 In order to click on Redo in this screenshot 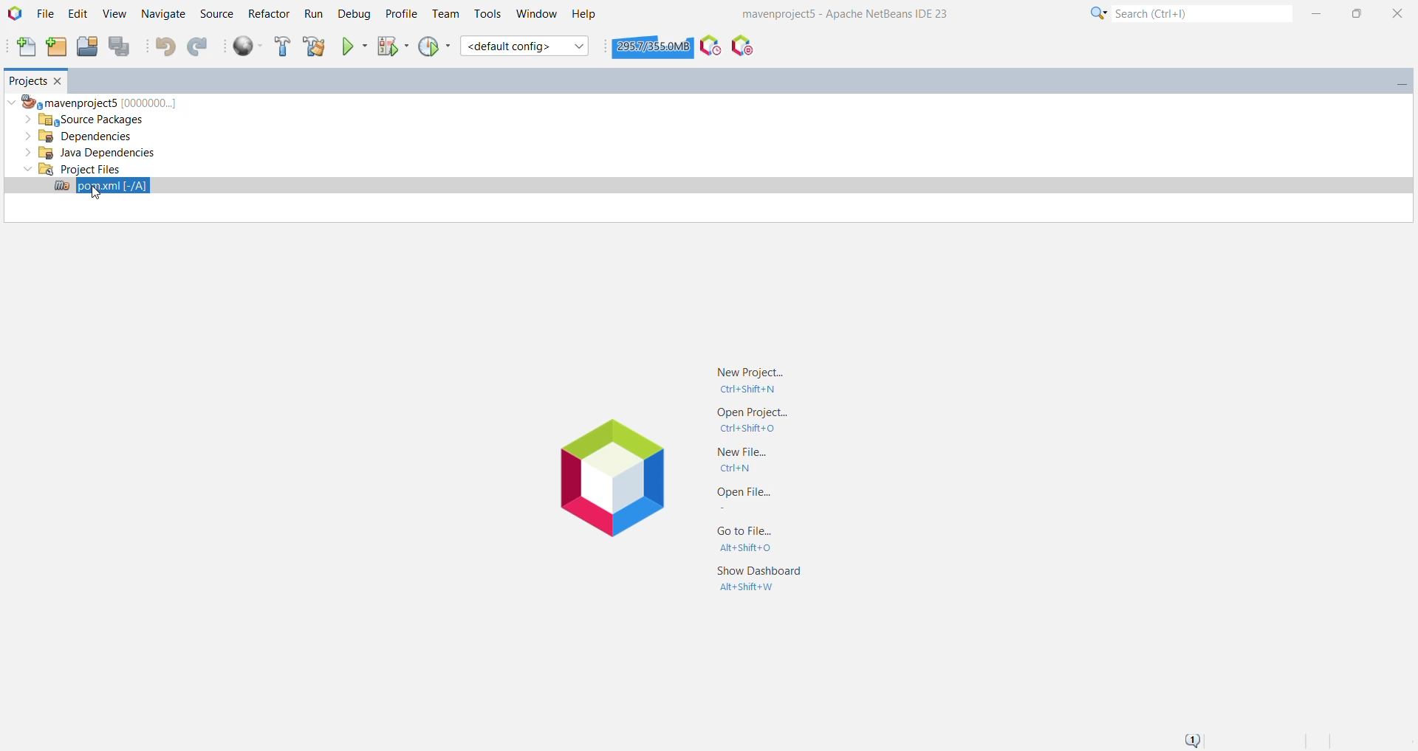, I will do `click(199, 46)`.